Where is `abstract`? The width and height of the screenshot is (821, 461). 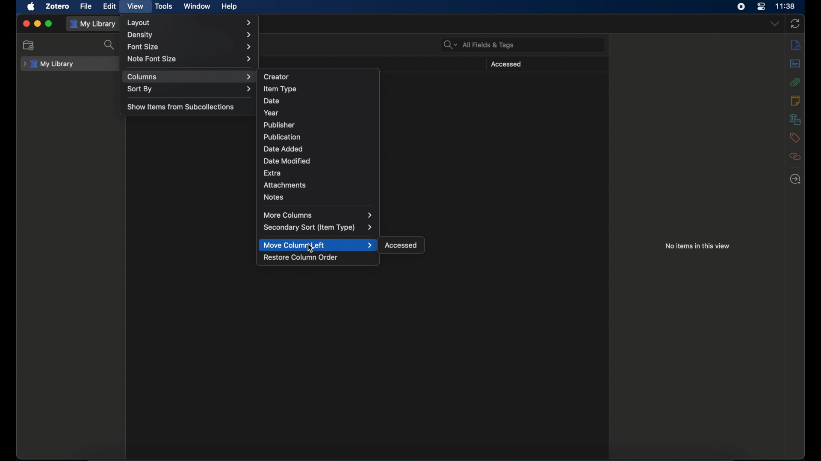 abstract is located at coordinates (795, 64).